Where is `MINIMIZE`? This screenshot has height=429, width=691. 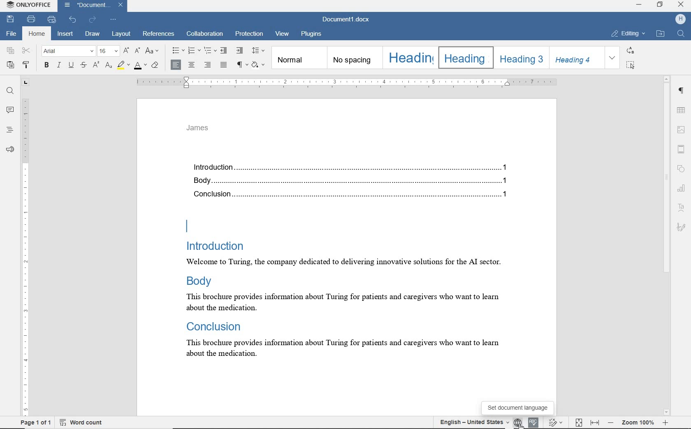
MINIMIZE is located at coordinates (639, 6).